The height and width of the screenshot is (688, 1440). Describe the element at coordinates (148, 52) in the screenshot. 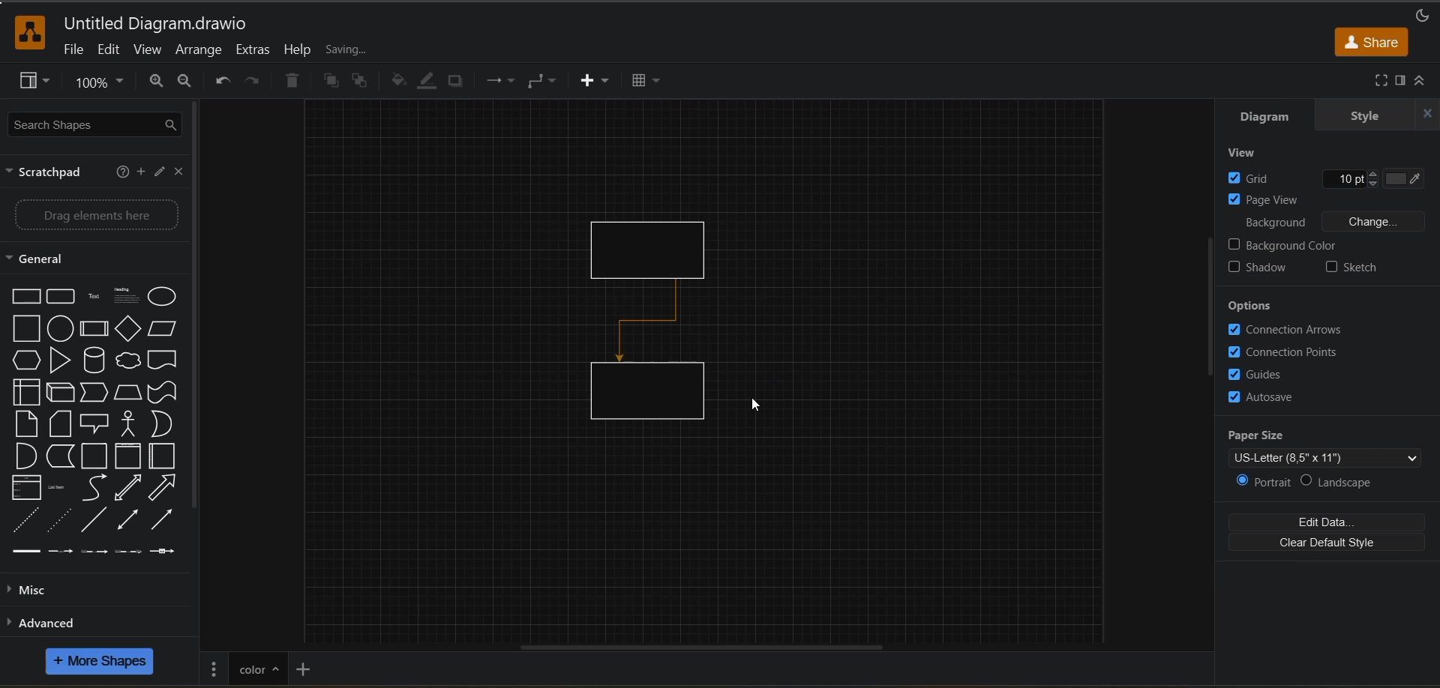

I see `view` at that location.